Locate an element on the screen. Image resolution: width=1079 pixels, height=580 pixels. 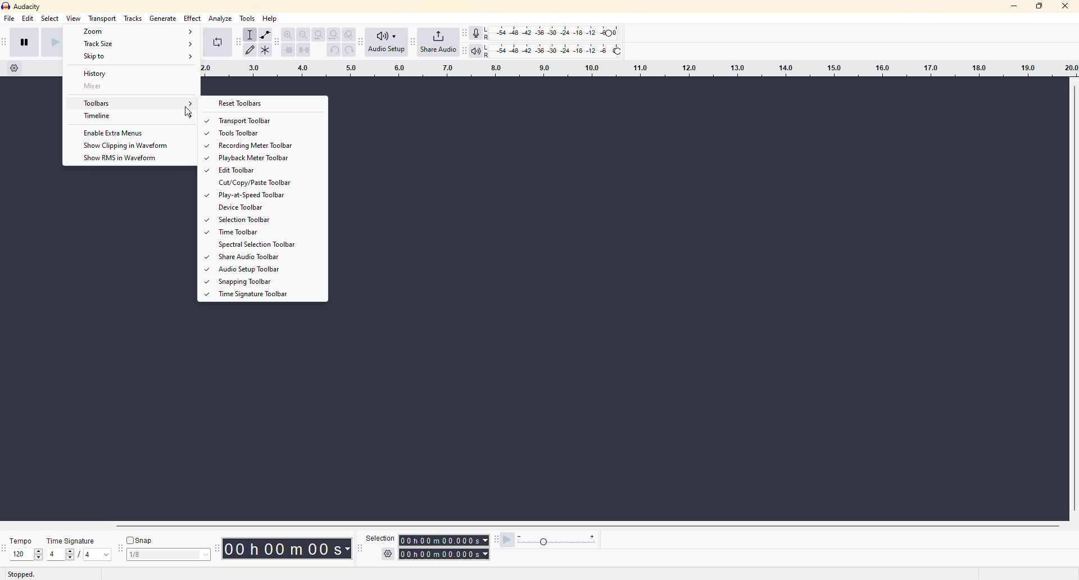
fit project to width is located at coordinates (333, 34).